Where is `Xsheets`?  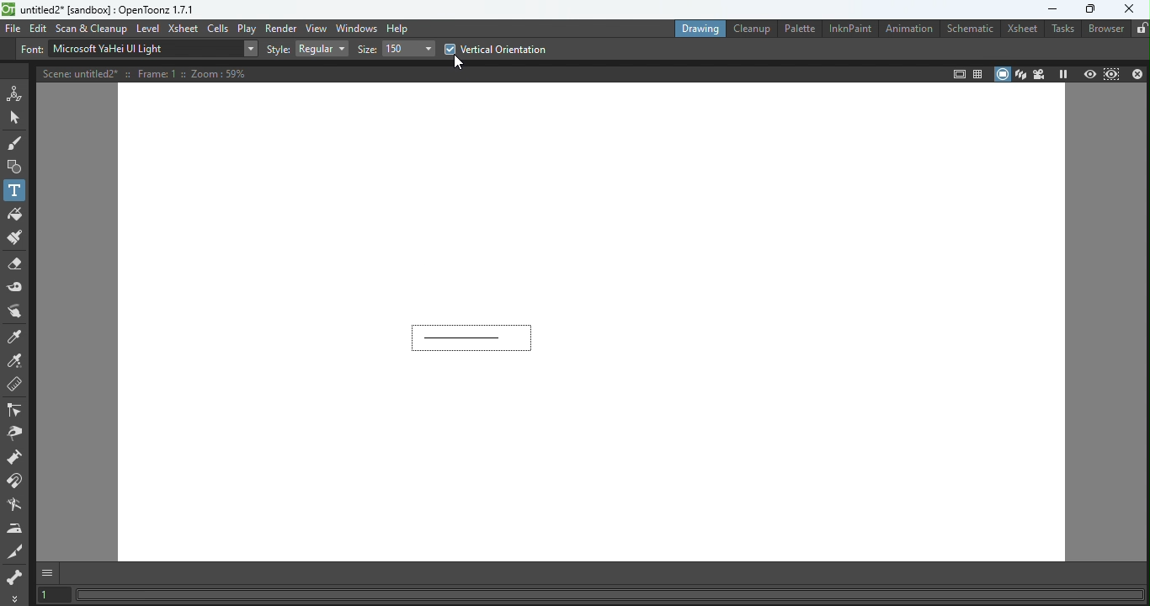 Xsheets is located at coordinates (1020, 29).